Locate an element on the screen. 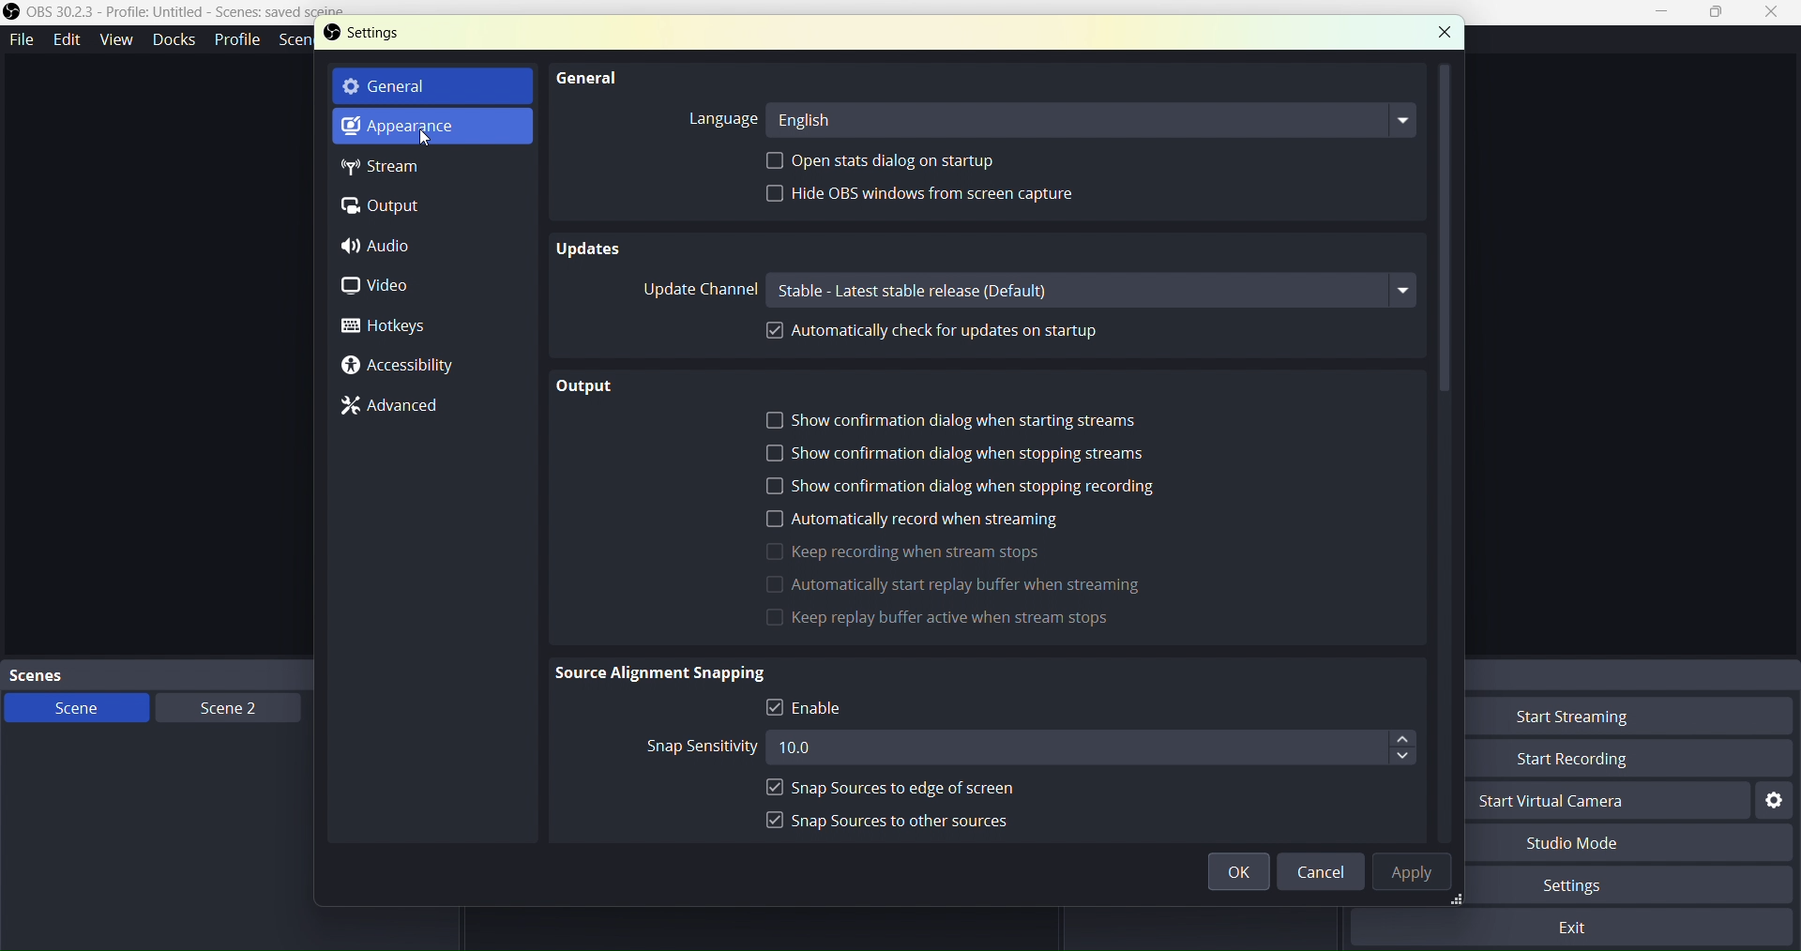 The height and width of the screenshot is (951, 1801). Exit is located at coordinates (1579, 927).